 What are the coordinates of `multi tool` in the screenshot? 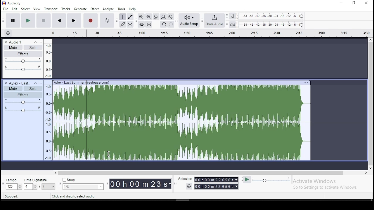 It's located at (130, 24).